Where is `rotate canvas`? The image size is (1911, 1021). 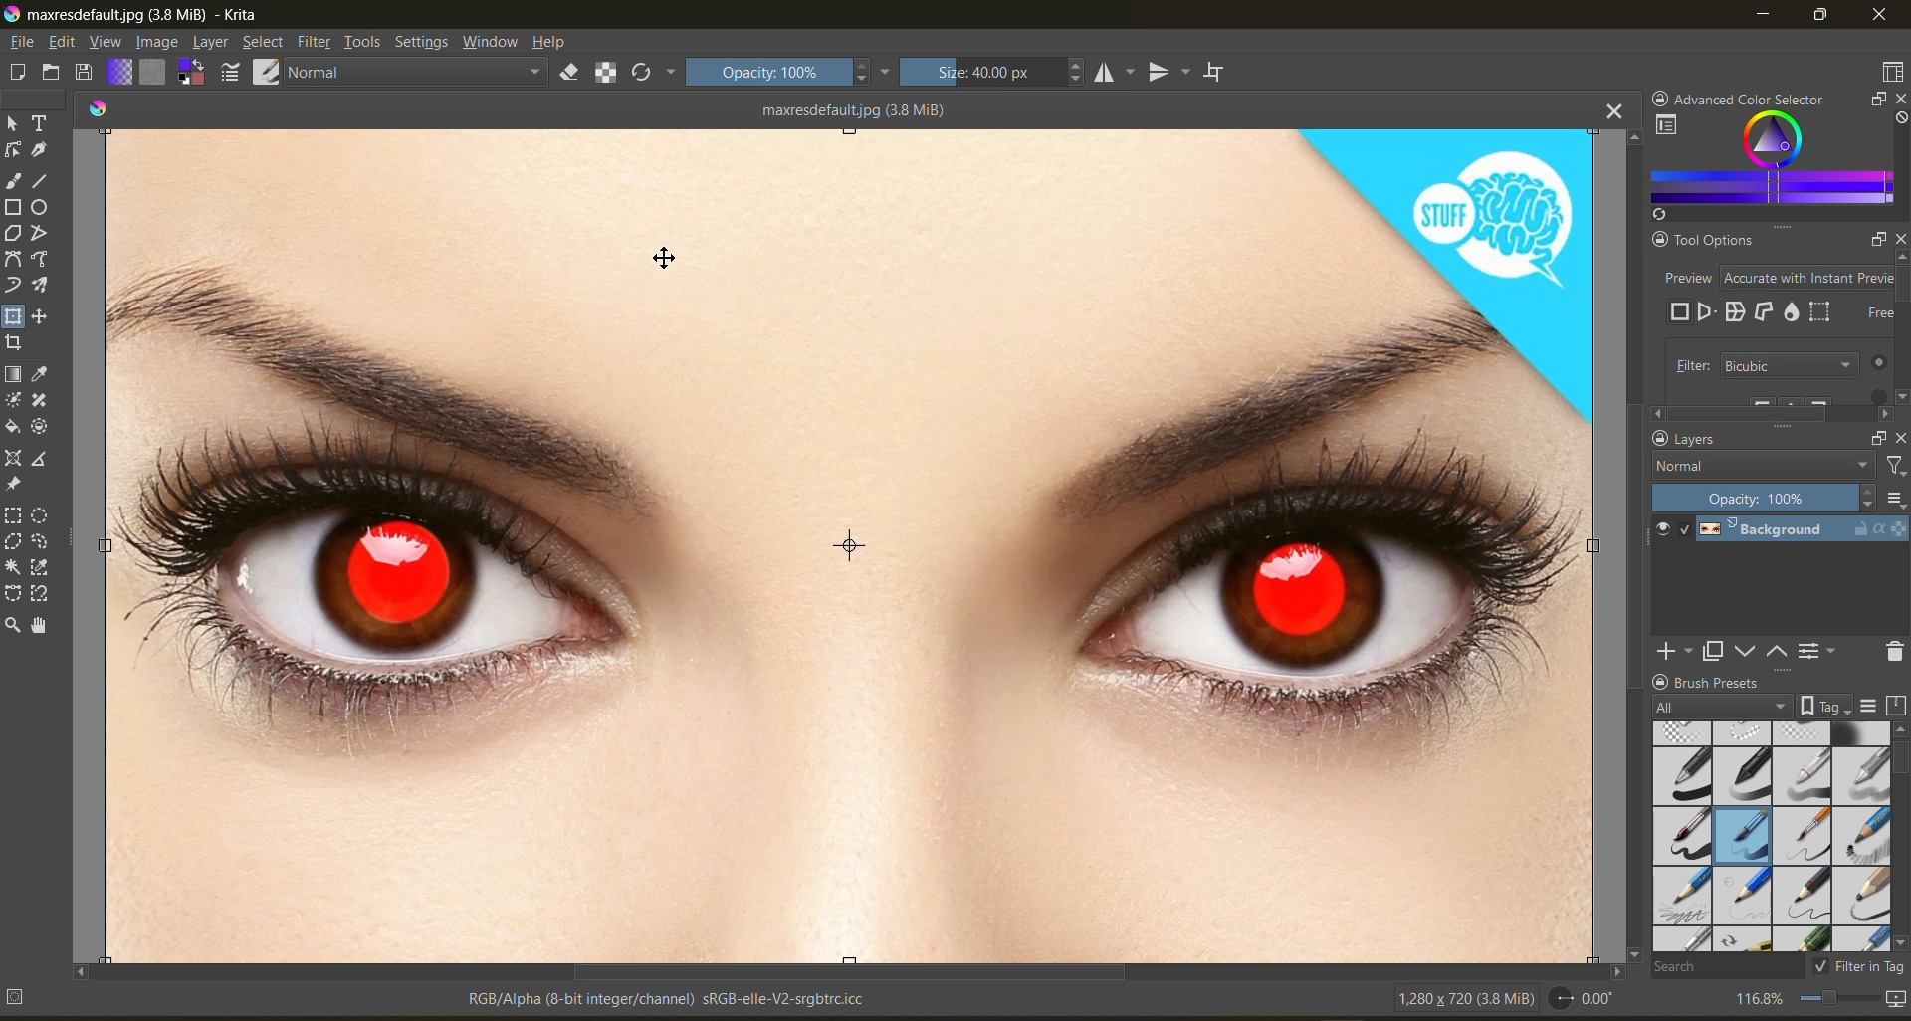 rotate canvas is located at coordinates (1588, 1002).